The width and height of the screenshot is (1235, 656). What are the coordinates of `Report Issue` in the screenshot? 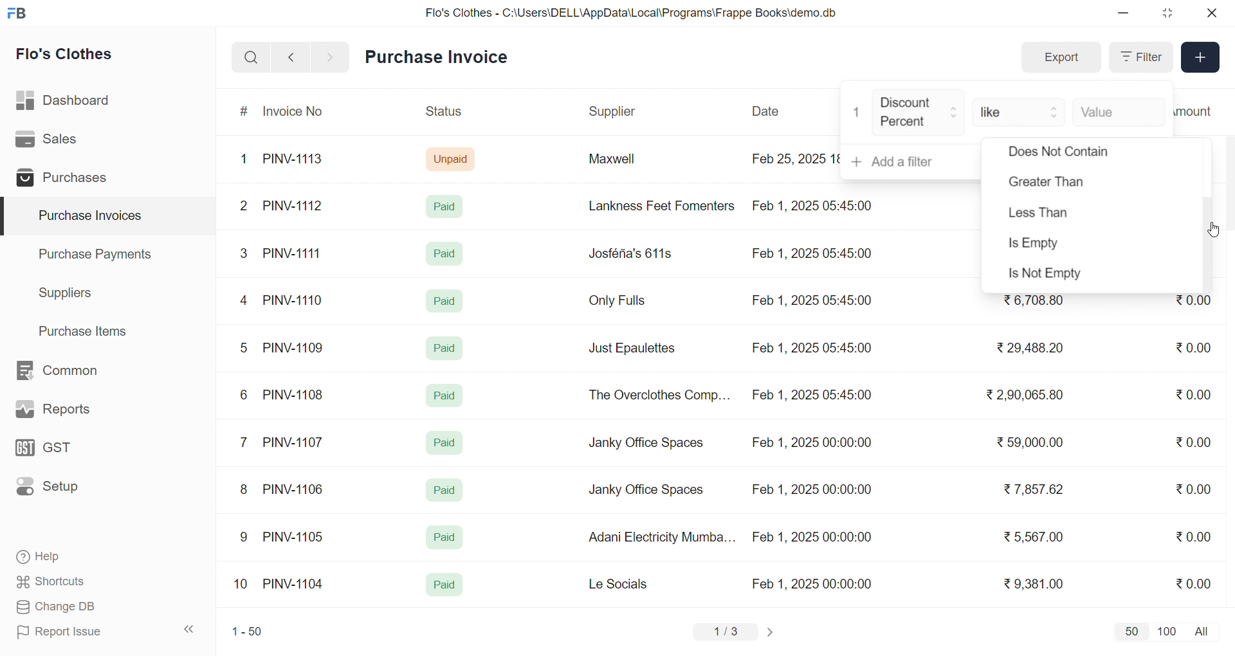 It's located at (80, 632).